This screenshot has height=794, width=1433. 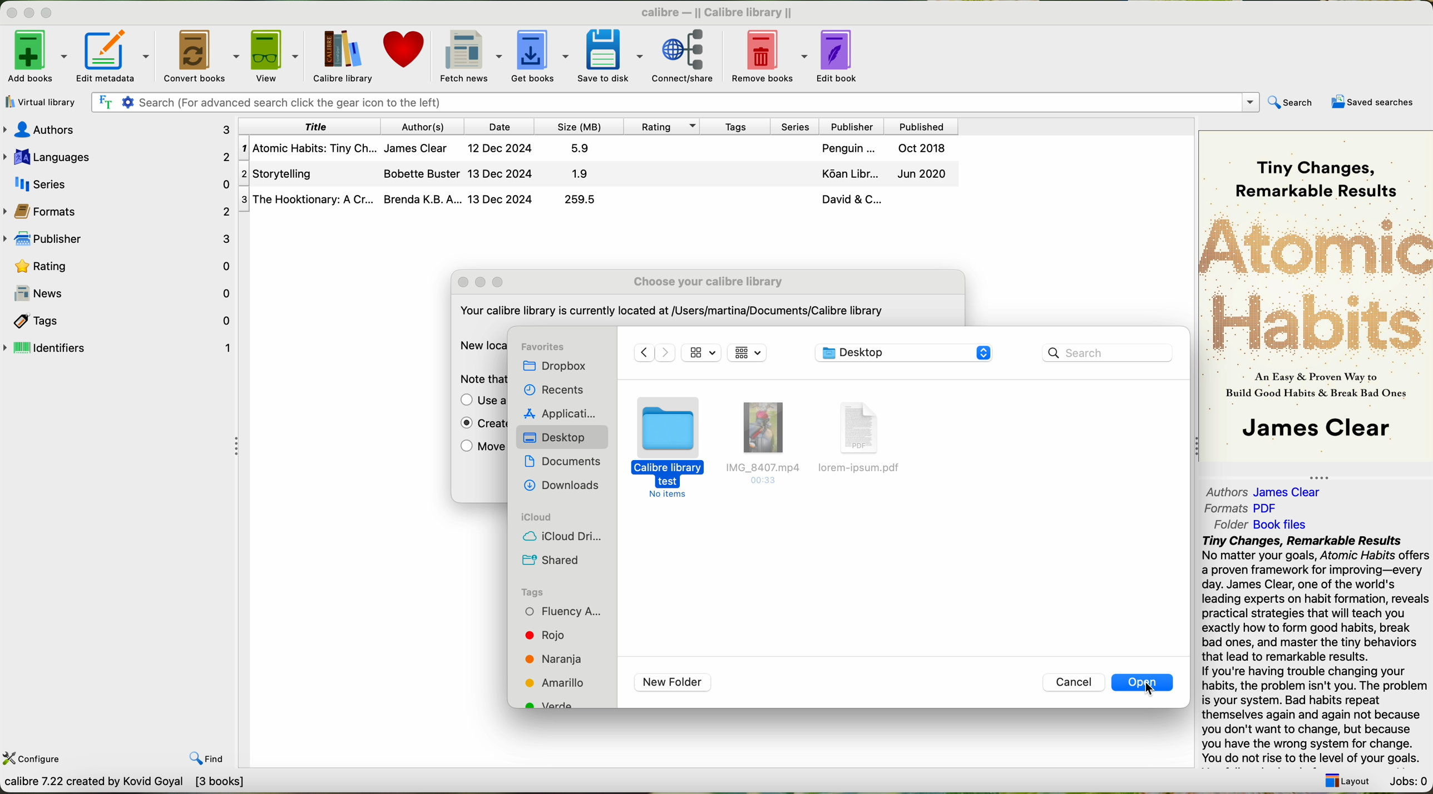 What do you see at coordinates (536, 517) in the screenshot?
I see `icloud` at bounding box center [536, 517].